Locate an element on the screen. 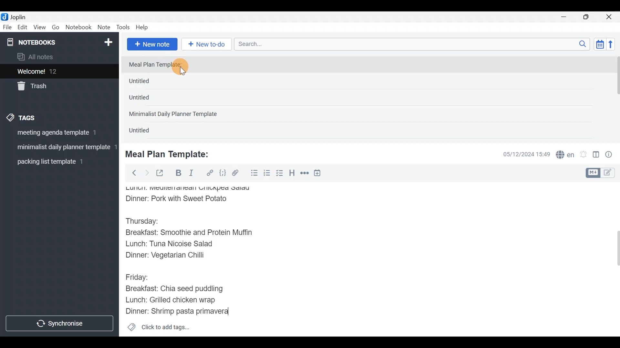 This screenshot has width=620, height=348. Toggle editor layout is located at coordinates (596, 155).